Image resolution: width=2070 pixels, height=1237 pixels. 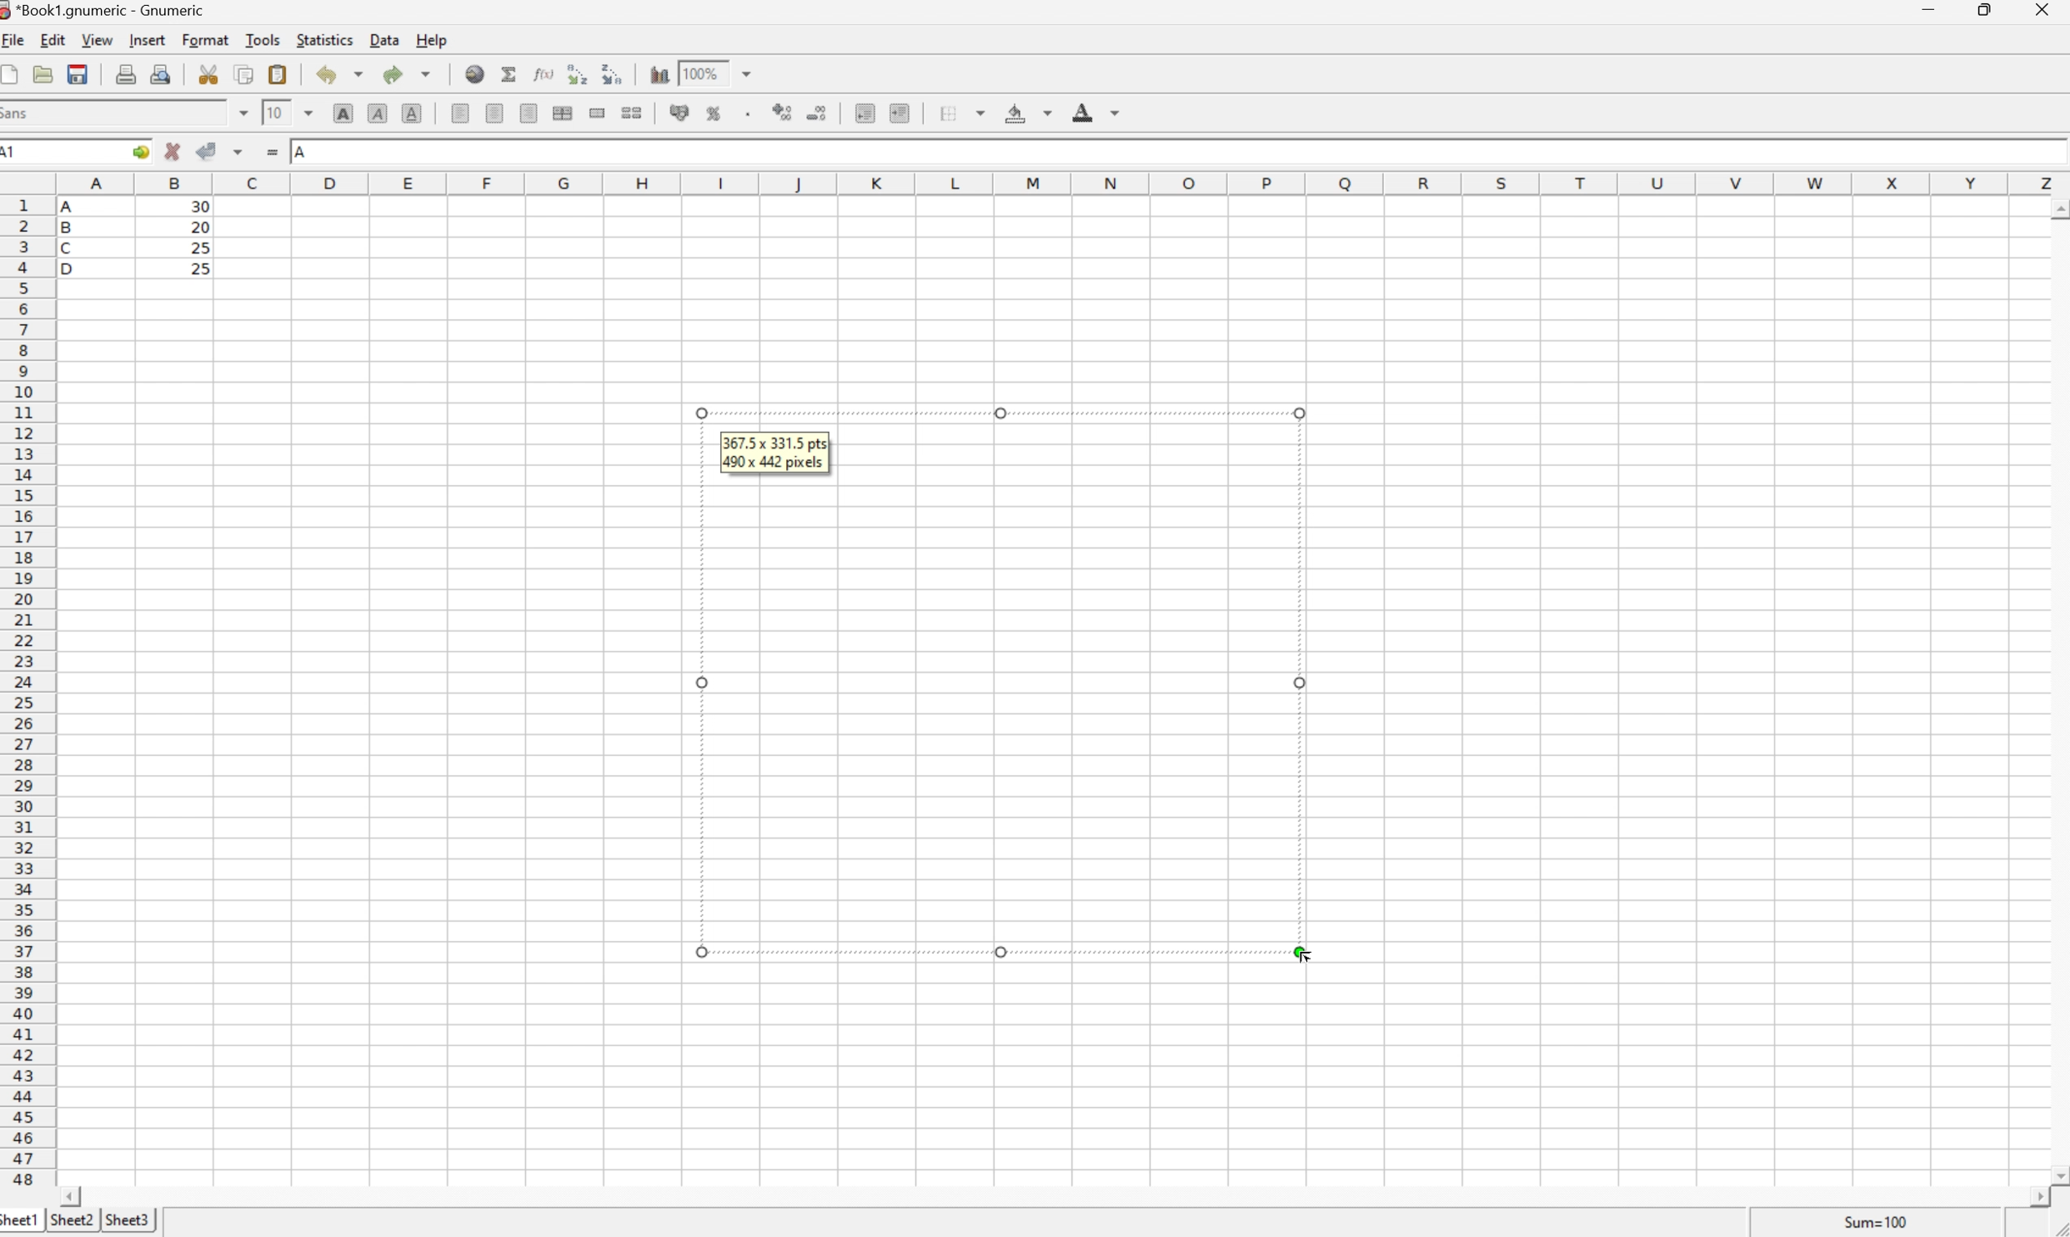 I want to click on Sum = 0, so click(x=1872, y=1222).